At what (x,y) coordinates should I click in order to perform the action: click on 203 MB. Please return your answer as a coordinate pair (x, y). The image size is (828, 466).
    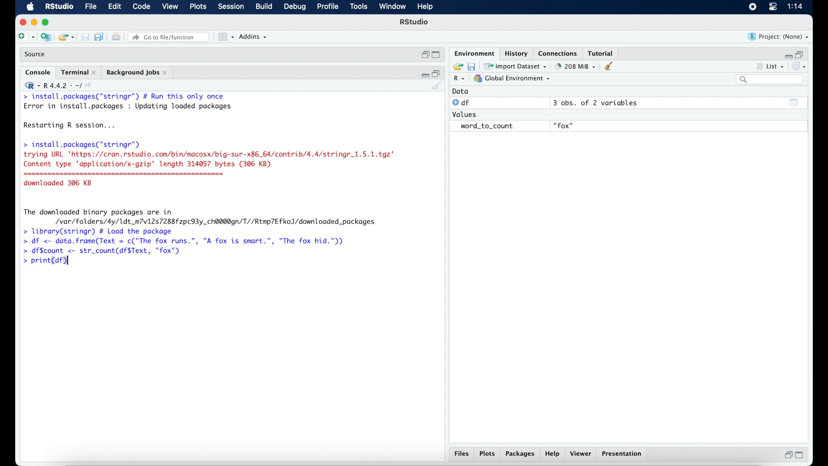
    Looking at the image, I should click on (576, 66).